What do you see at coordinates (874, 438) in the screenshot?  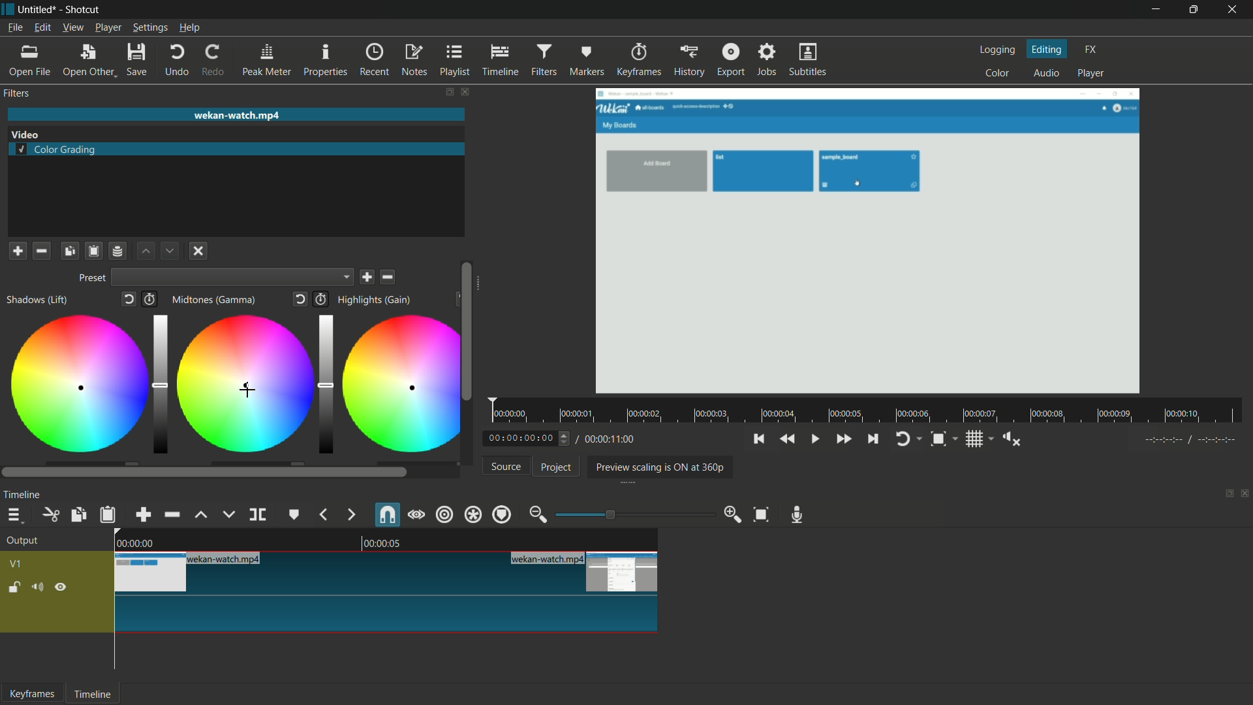 I see `skip to the next point` at bounding box center [874, 438].